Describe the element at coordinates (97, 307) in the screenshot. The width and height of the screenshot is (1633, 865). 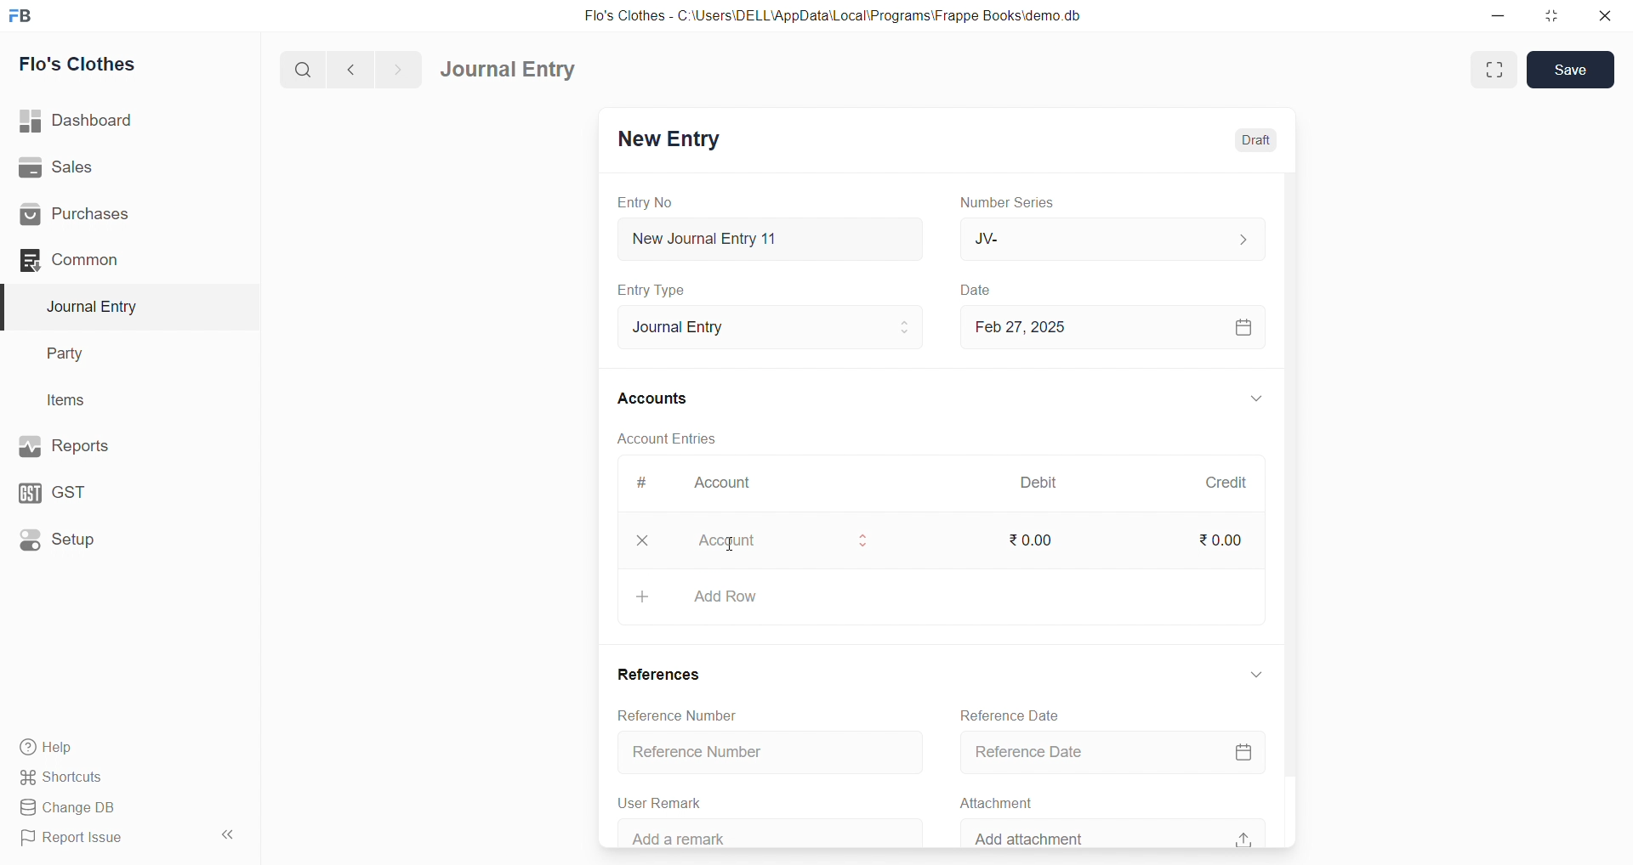
I see `Journal Entry` at that location.